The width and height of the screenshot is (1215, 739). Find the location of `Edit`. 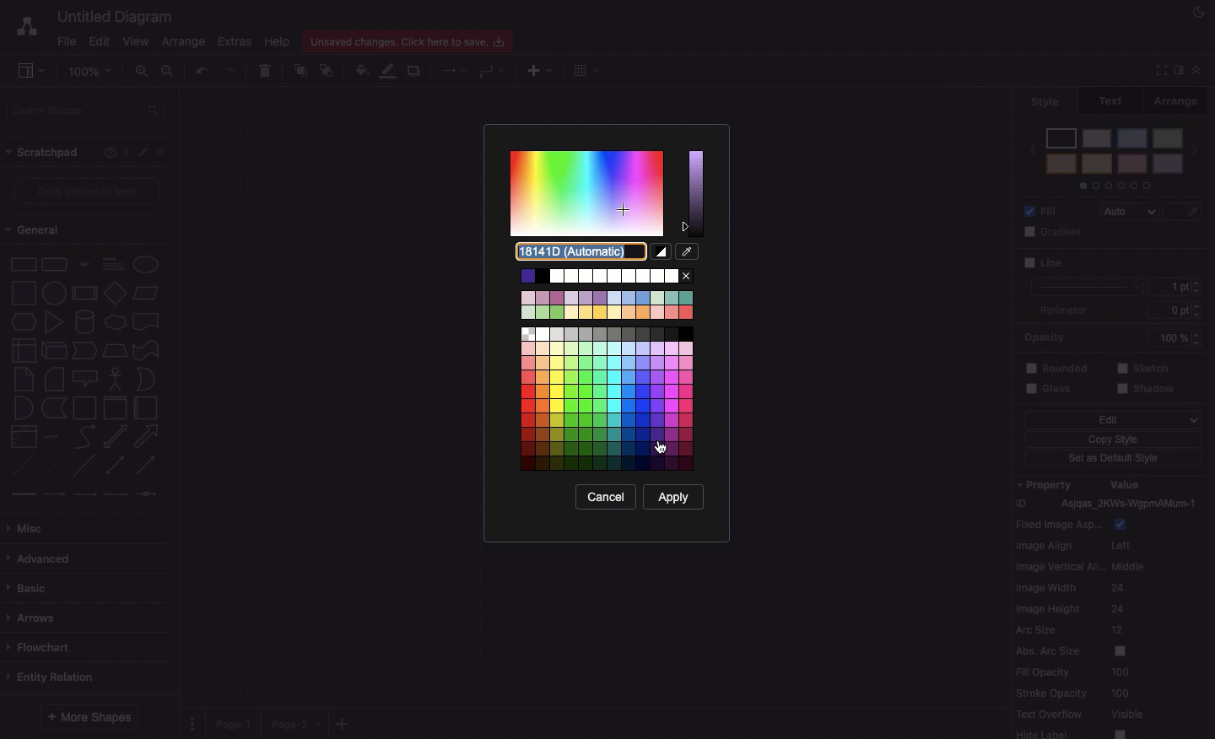

Edit is located at coordinates (99, 40).